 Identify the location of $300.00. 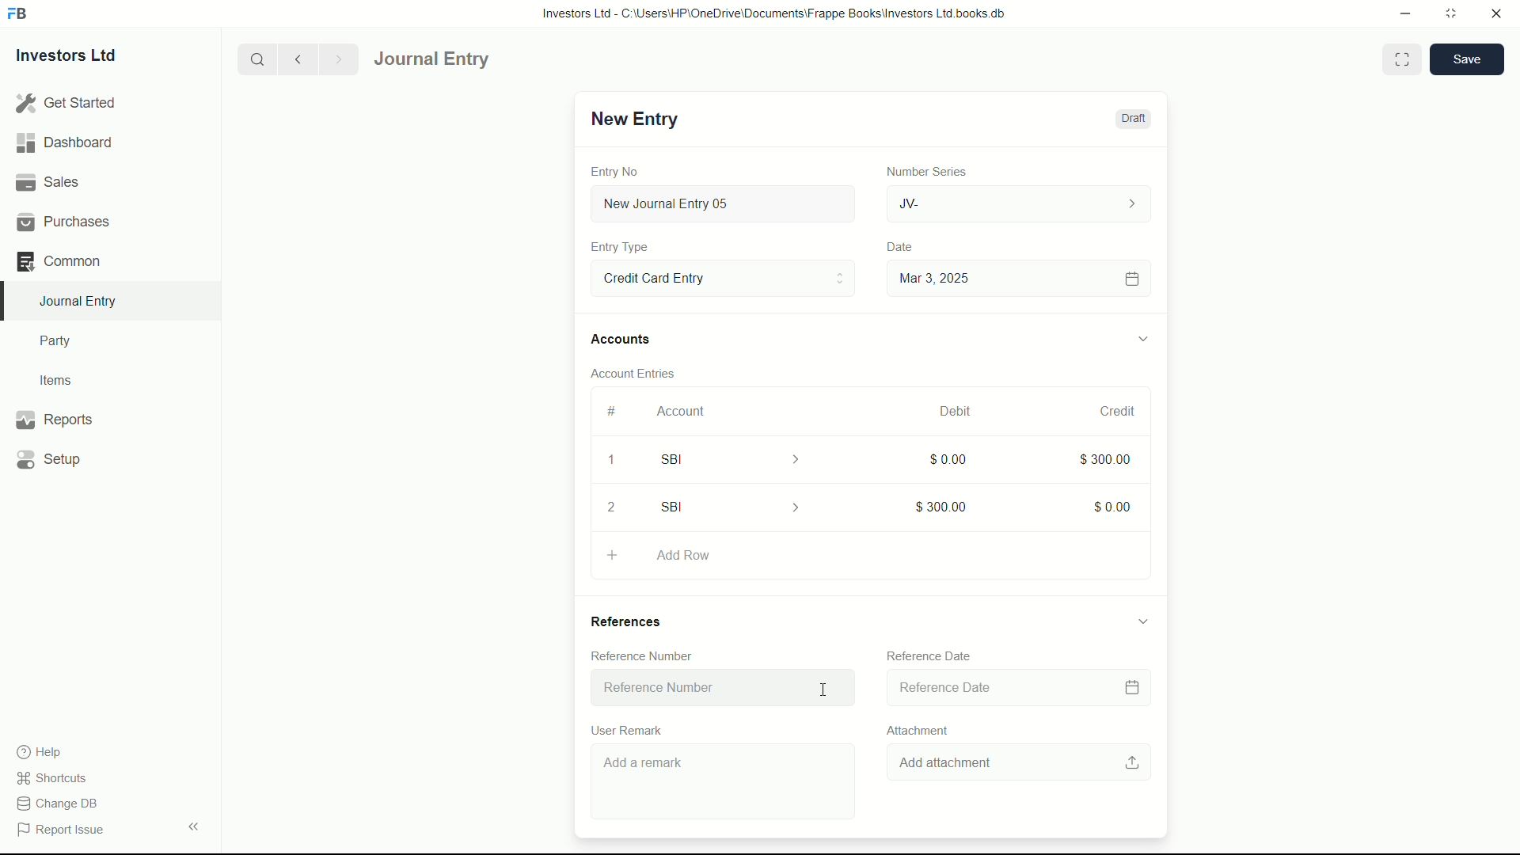
(938, 506).